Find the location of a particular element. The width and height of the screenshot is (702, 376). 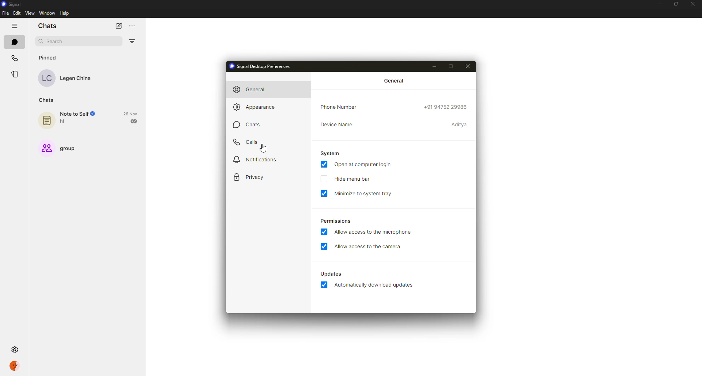

appearance is located at coordinates (257, 107).